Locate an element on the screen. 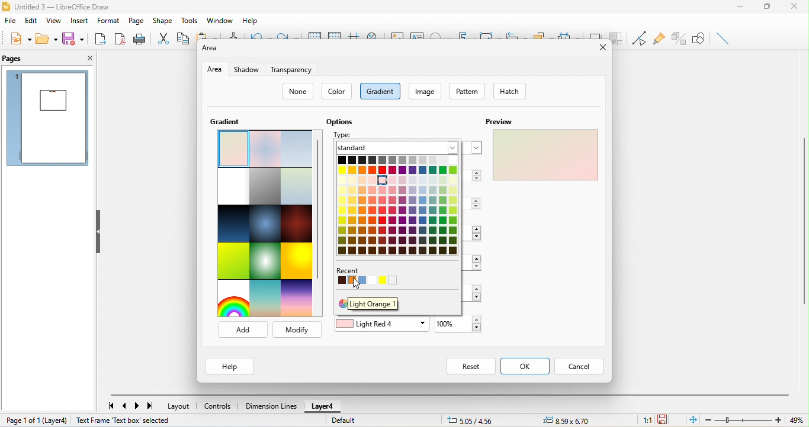 The height and width of the screenshot is (427, 809). text frame text box selected is located at coordinates (124, 420).